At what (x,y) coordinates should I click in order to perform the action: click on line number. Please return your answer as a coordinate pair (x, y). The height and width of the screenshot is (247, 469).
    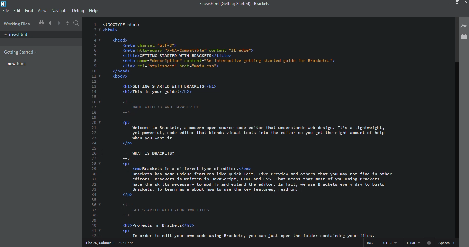
    Looking at the image, I should click on (95, 129).